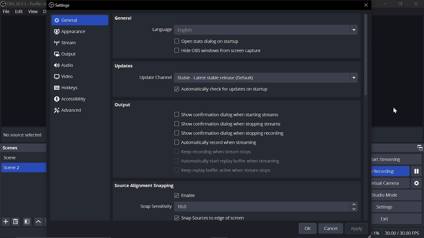  Describe the element at coordinates (23, 135) in the screenshot. I see `No source selected` at that location.